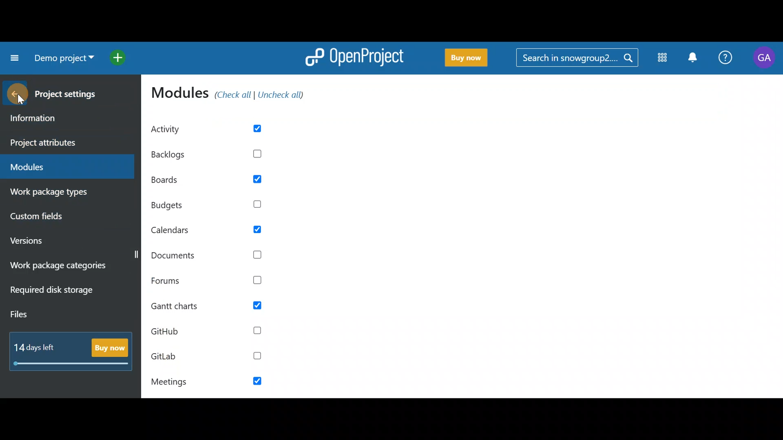 The image size is (783, 440). What do you see at coordinates (232, 94) in the screenshot?
I see `Modules (check all/uncheck all)` at bounding box center [232, 94].